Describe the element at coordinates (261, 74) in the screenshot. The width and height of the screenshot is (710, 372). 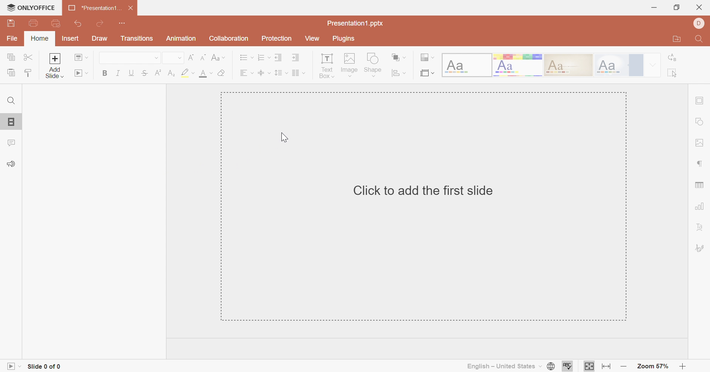
I see `Align Text to Middle` at that location.